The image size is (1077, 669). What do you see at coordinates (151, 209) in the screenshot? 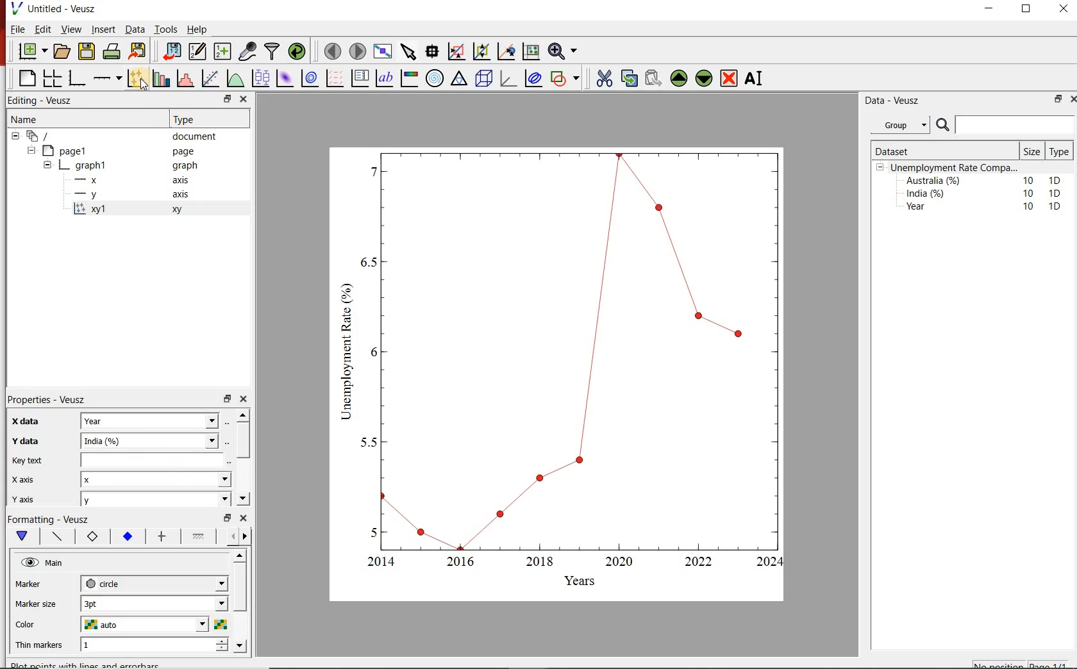
I see `xy 1 xy` at bounding box center [151, 209].